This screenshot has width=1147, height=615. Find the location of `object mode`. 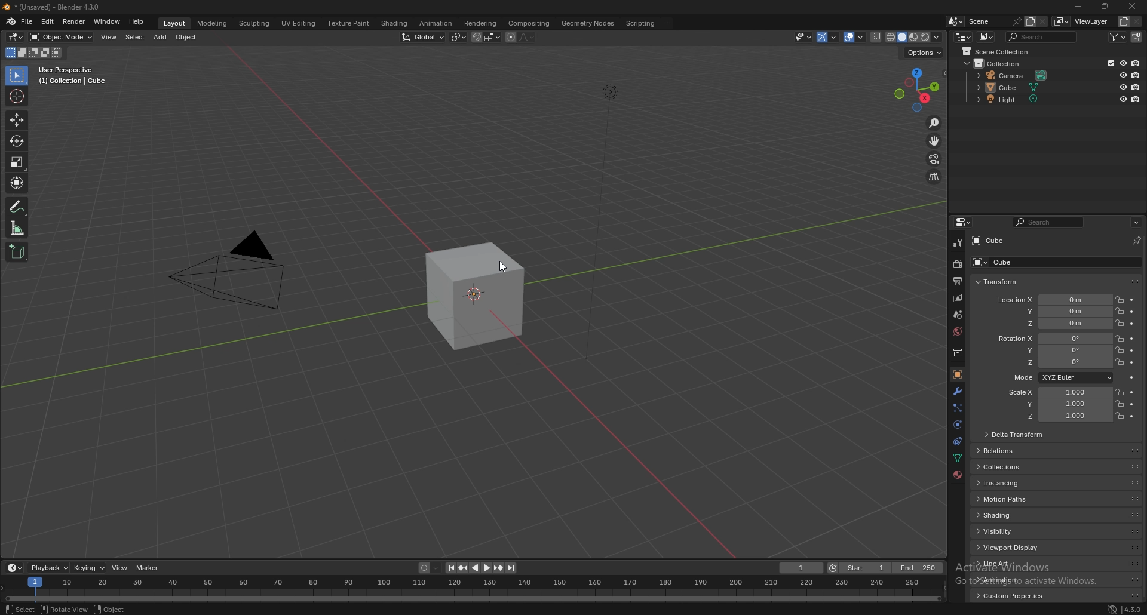

object mode is located at coordinates (62, 37).